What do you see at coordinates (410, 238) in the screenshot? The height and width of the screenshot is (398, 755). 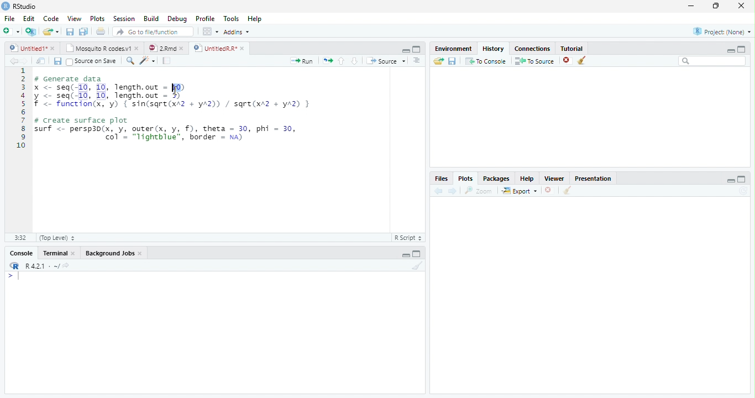 I see `R Script` at bounding box center [410, 238].